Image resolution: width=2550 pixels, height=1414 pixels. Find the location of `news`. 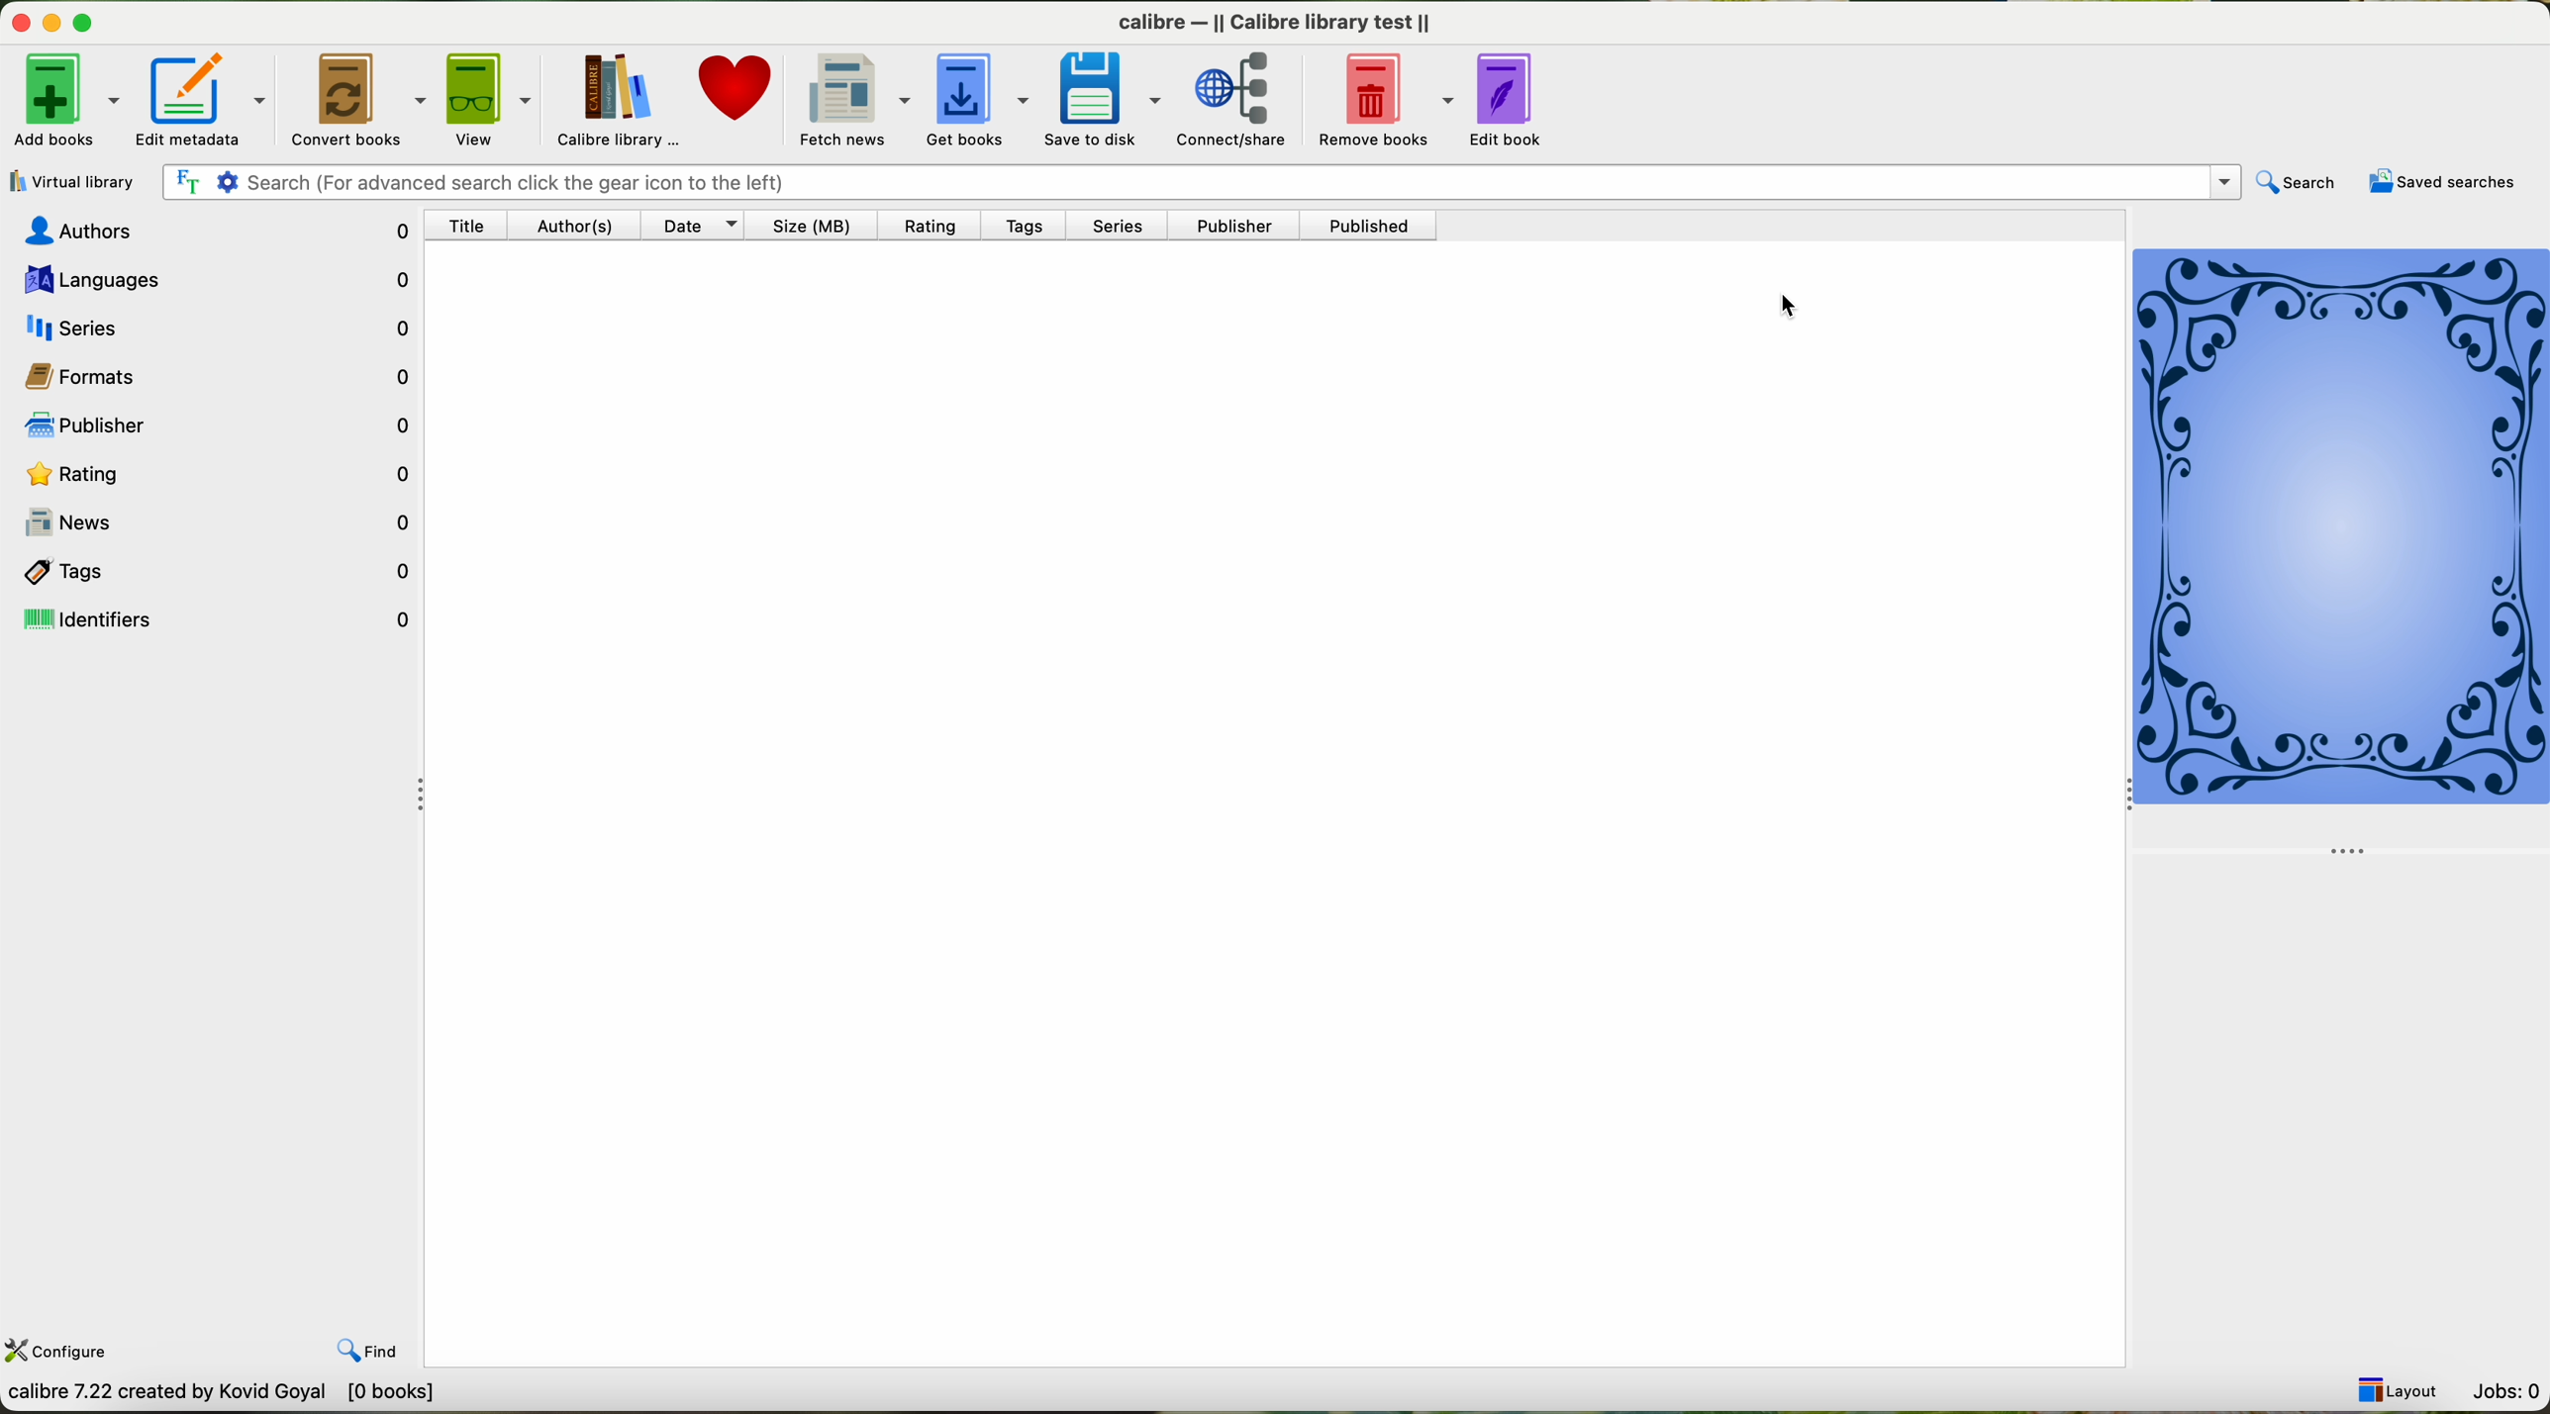

news is located at coordinates (211, 522).